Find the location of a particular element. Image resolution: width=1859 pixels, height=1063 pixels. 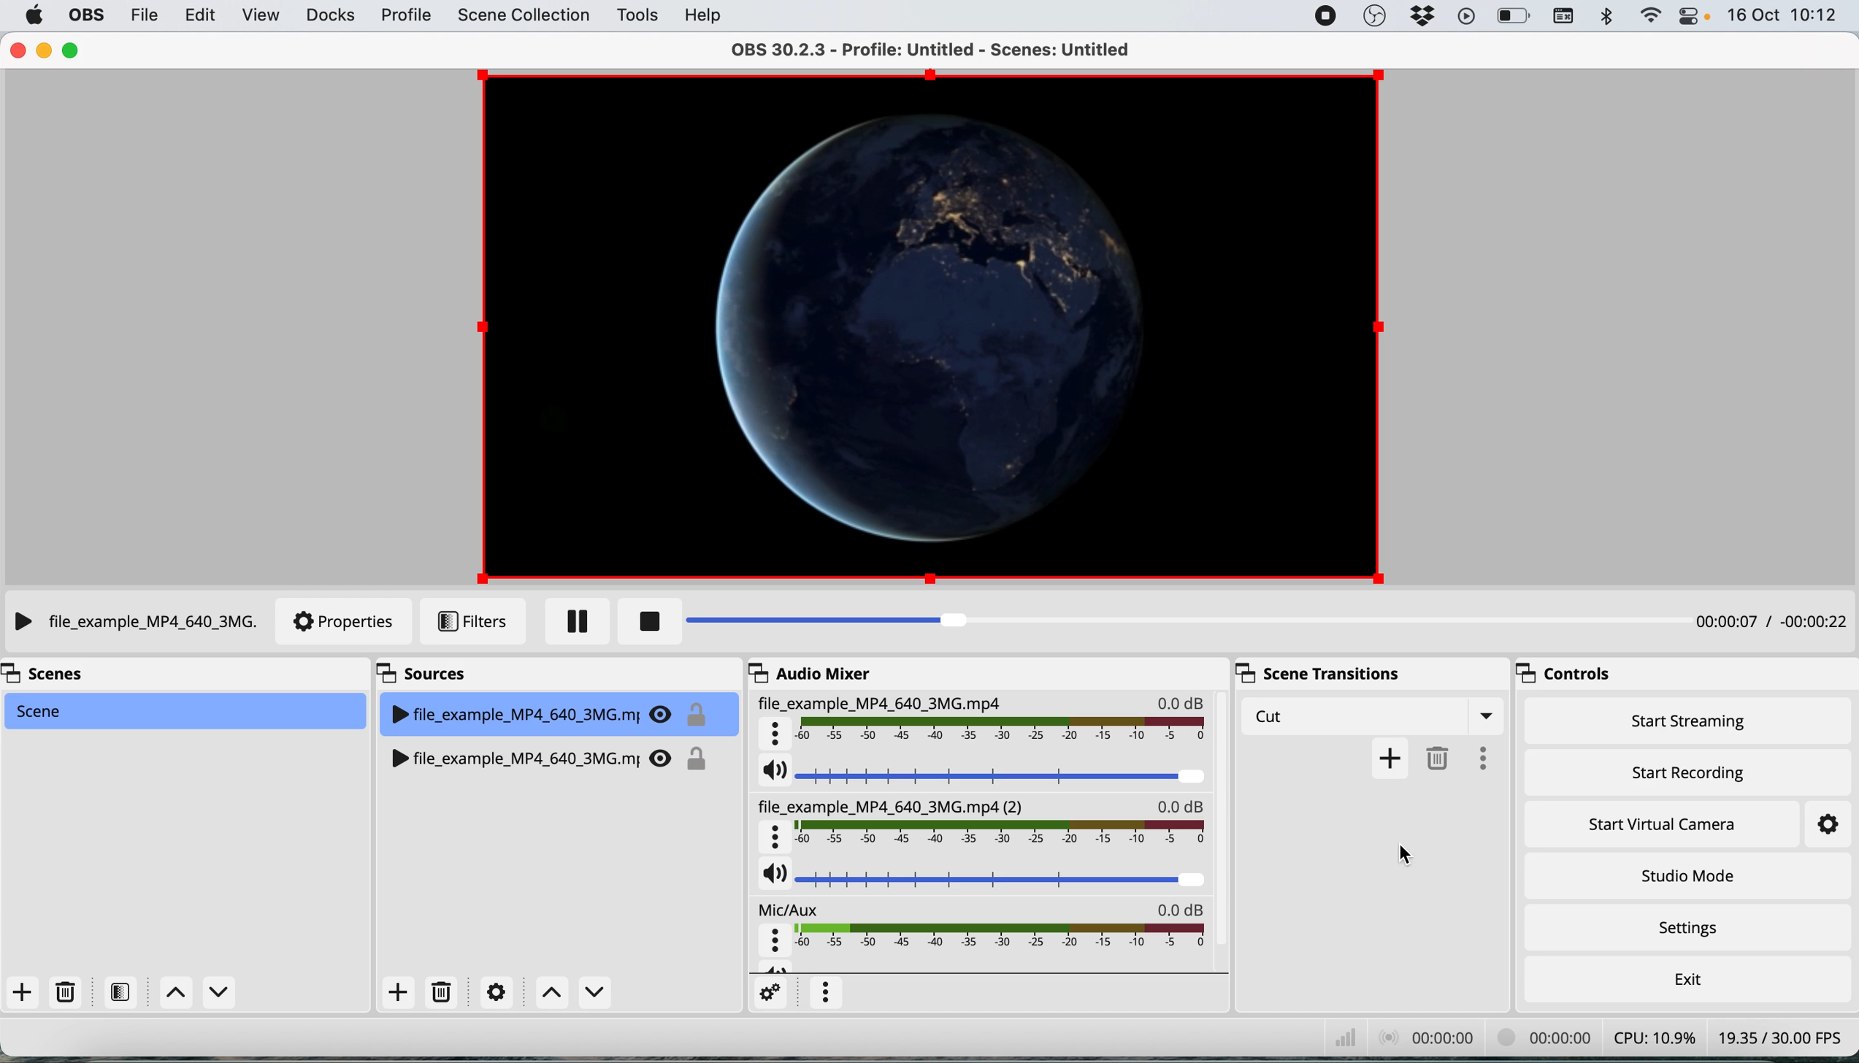

close is located at coordinates (17, 51).